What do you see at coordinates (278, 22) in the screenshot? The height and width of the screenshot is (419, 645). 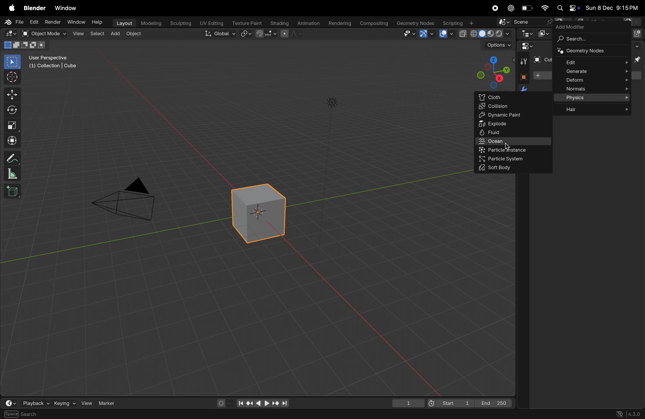 I see `shading` at bounding box center [278, 22].